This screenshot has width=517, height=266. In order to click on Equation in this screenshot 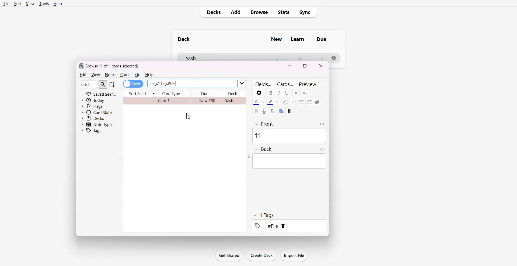, I will do `click(273, 111)`.